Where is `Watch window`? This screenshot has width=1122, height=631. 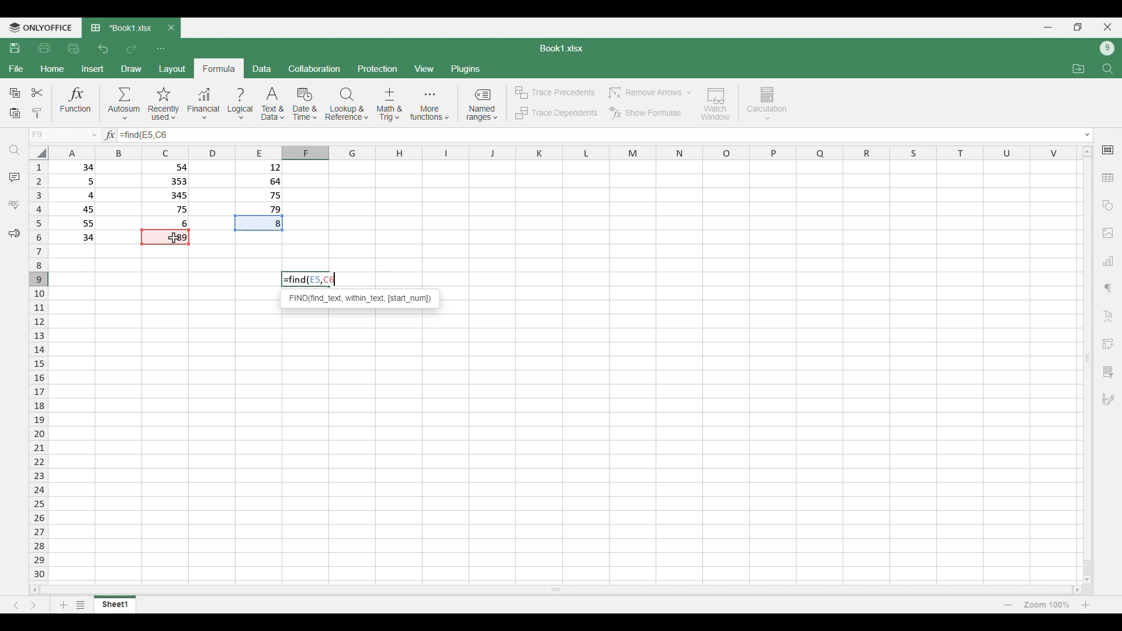
Watch window is located at coordinates (716, 104).